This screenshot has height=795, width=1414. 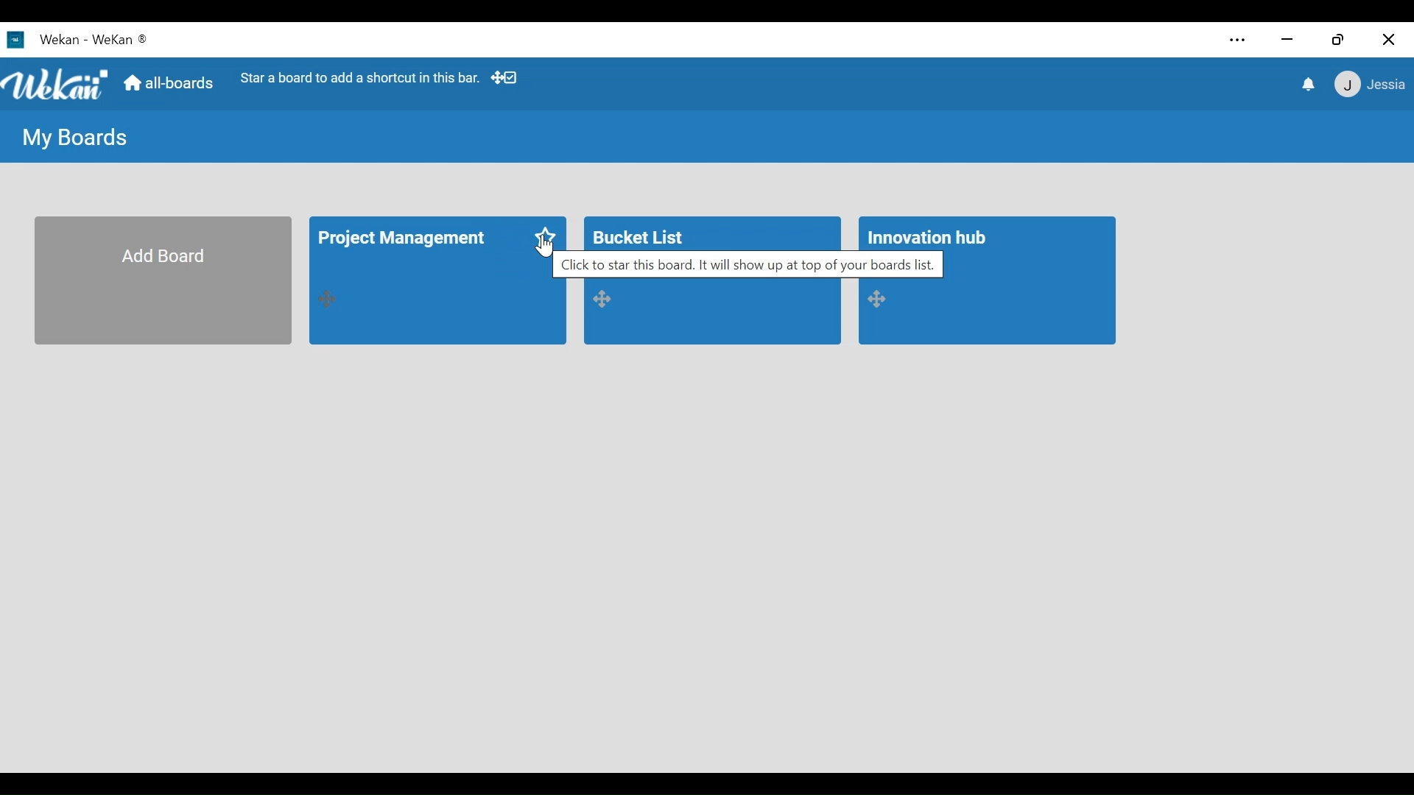 What do you see at coordinates (507, 79) in the screenshot?
I see `Toggle Desktop drag handle` at bounding box center [507, 79].